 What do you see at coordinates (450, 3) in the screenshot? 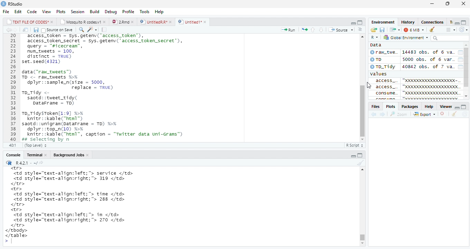
I see `maximize` at bounding box center [450, 3].